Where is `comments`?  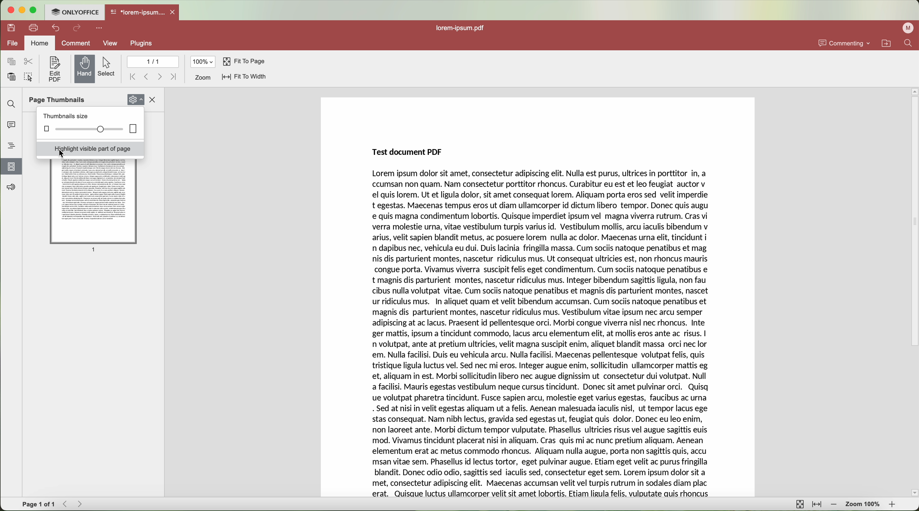
comments is located at coordinates (11, 126).